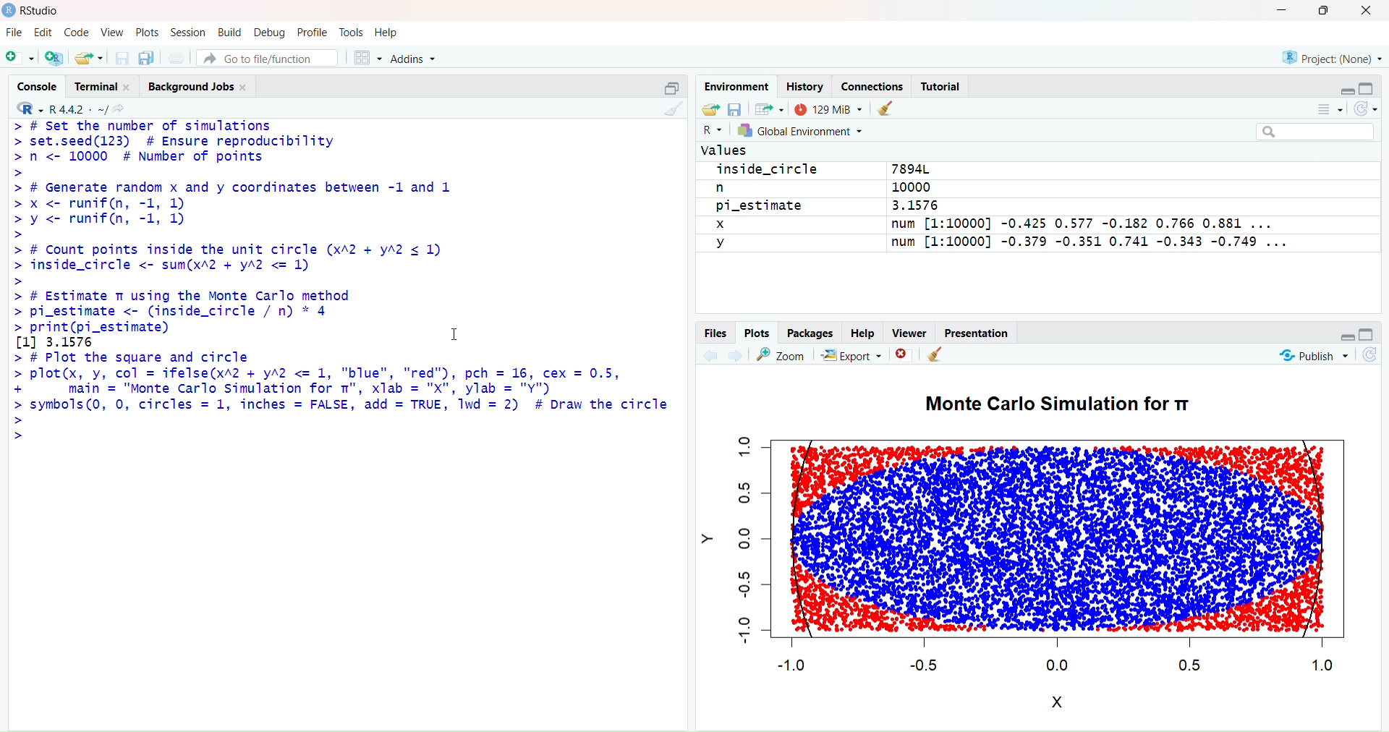 The height and width of the screenshot is (732, 1389). What do you see at coordinates (38, 86) in the screenshot?
I see `Console` at bounding box center [38, 86].